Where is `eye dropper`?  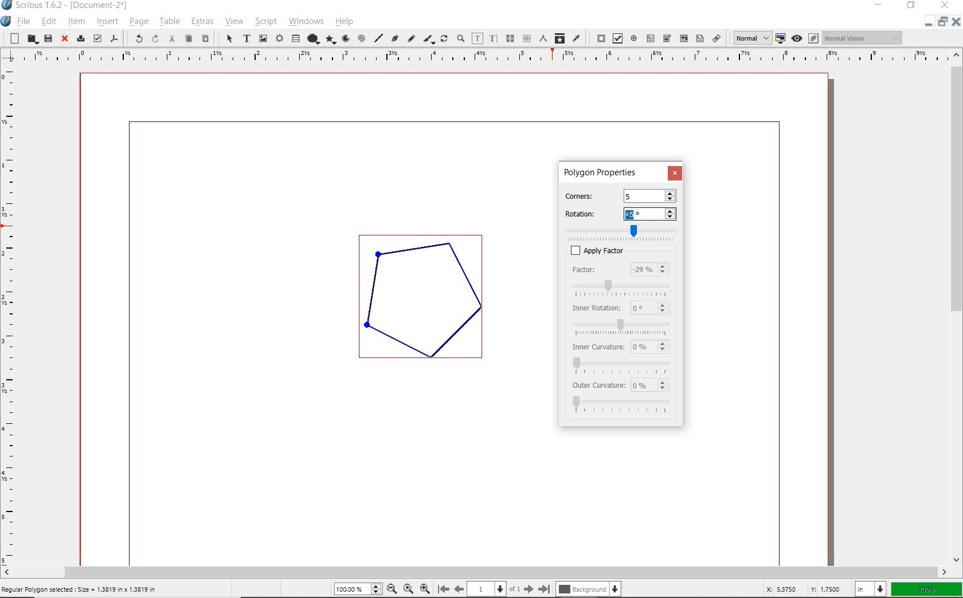 eye dropper is located at coordinates (577, 38).